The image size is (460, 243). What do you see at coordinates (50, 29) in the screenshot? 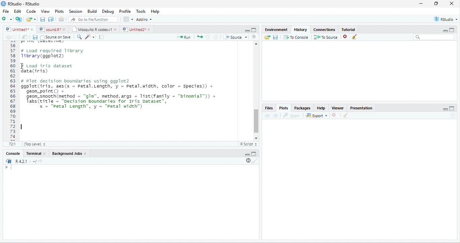
I see `sound.R` at bounding box center [50, 29].